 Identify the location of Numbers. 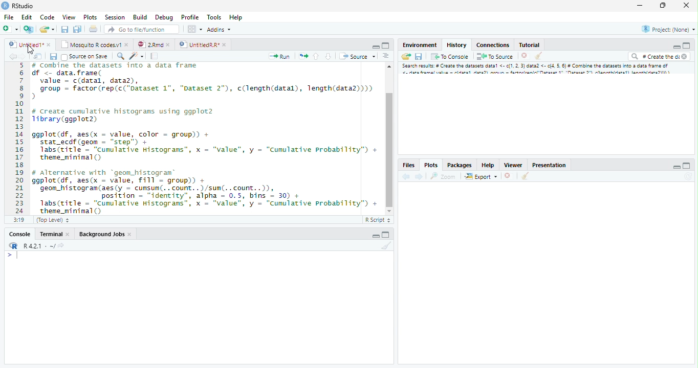
(20, 137).